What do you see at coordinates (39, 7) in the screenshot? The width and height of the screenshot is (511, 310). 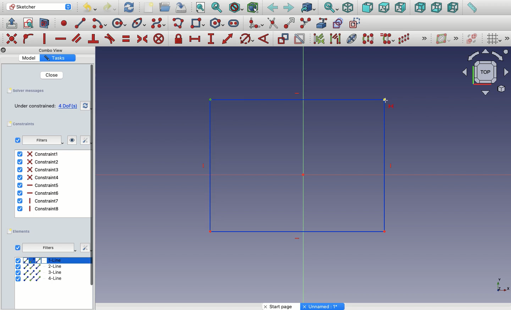 I see `Sketcher - Workbench` at bounding box center [39, 7].